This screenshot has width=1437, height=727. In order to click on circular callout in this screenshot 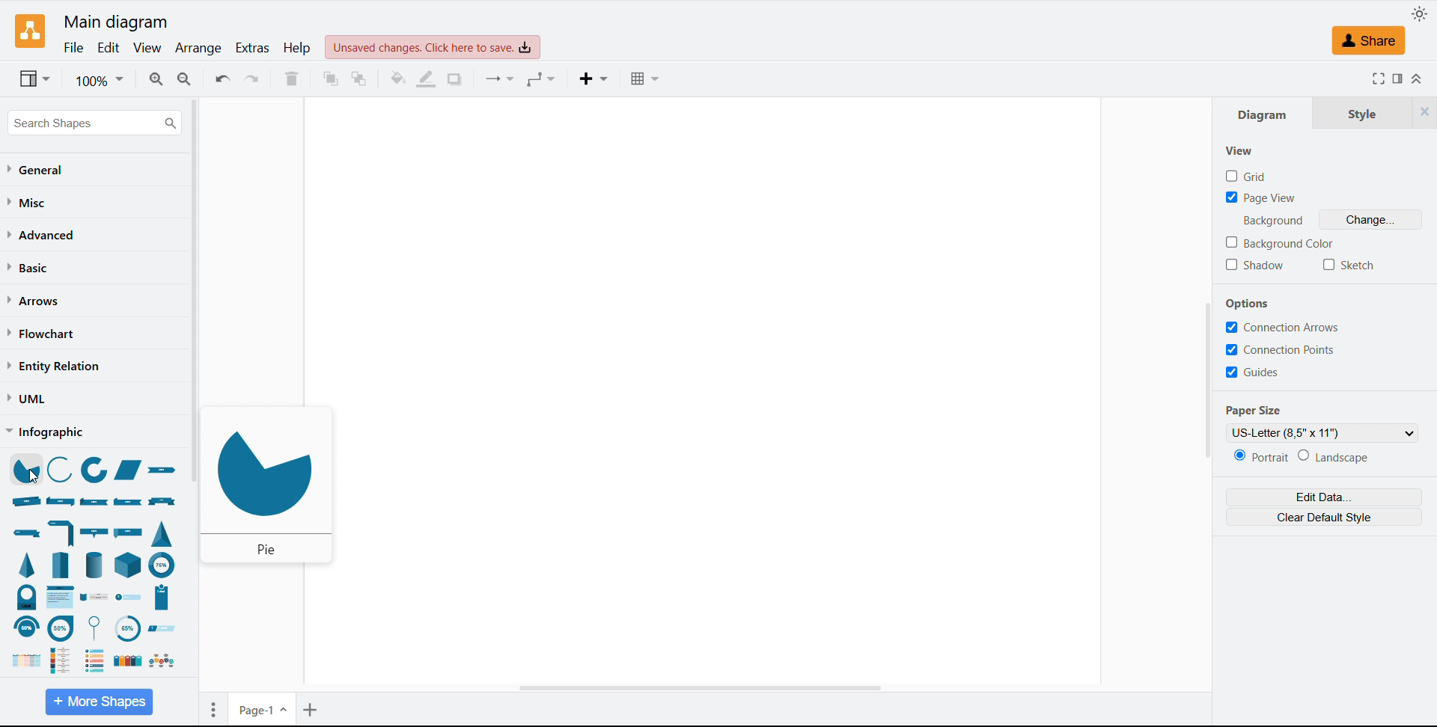, I will do `click(97, 628)`.